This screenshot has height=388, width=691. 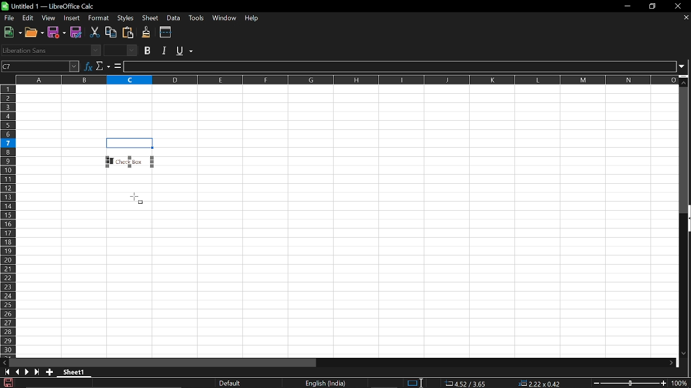 I want to click on Move down, so click(x=685, y=80).